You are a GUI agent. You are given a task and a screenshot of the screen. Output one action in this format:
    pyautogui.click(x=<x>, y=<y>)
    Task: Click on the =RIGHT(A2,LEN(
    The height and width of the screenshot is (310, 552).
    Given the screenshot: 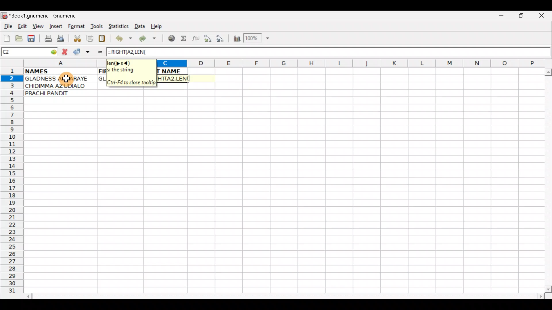 What is the action you would take?
    pyautogui.click(x=128, y=52)
    